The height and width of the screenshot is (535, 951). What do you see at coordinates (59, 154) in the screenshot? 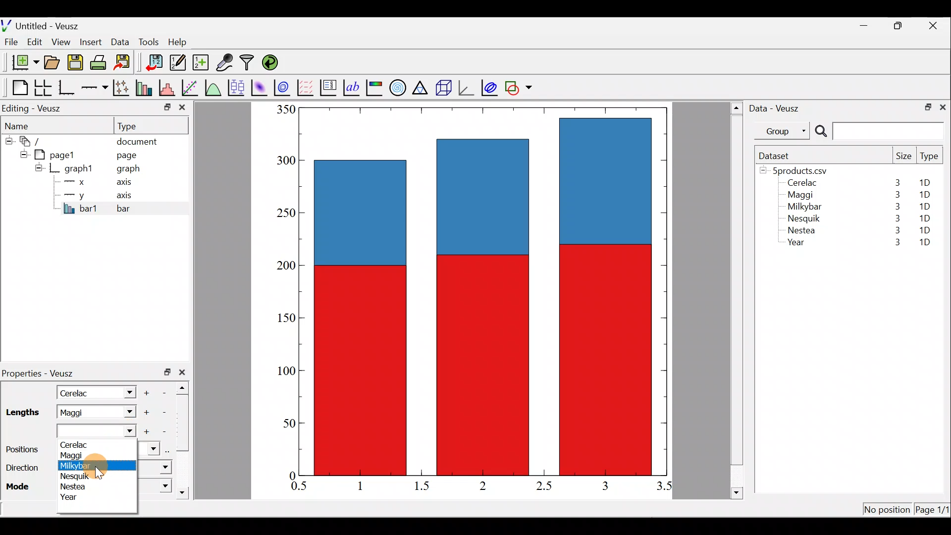
I see `pagel` at bounding box center [59, 154].